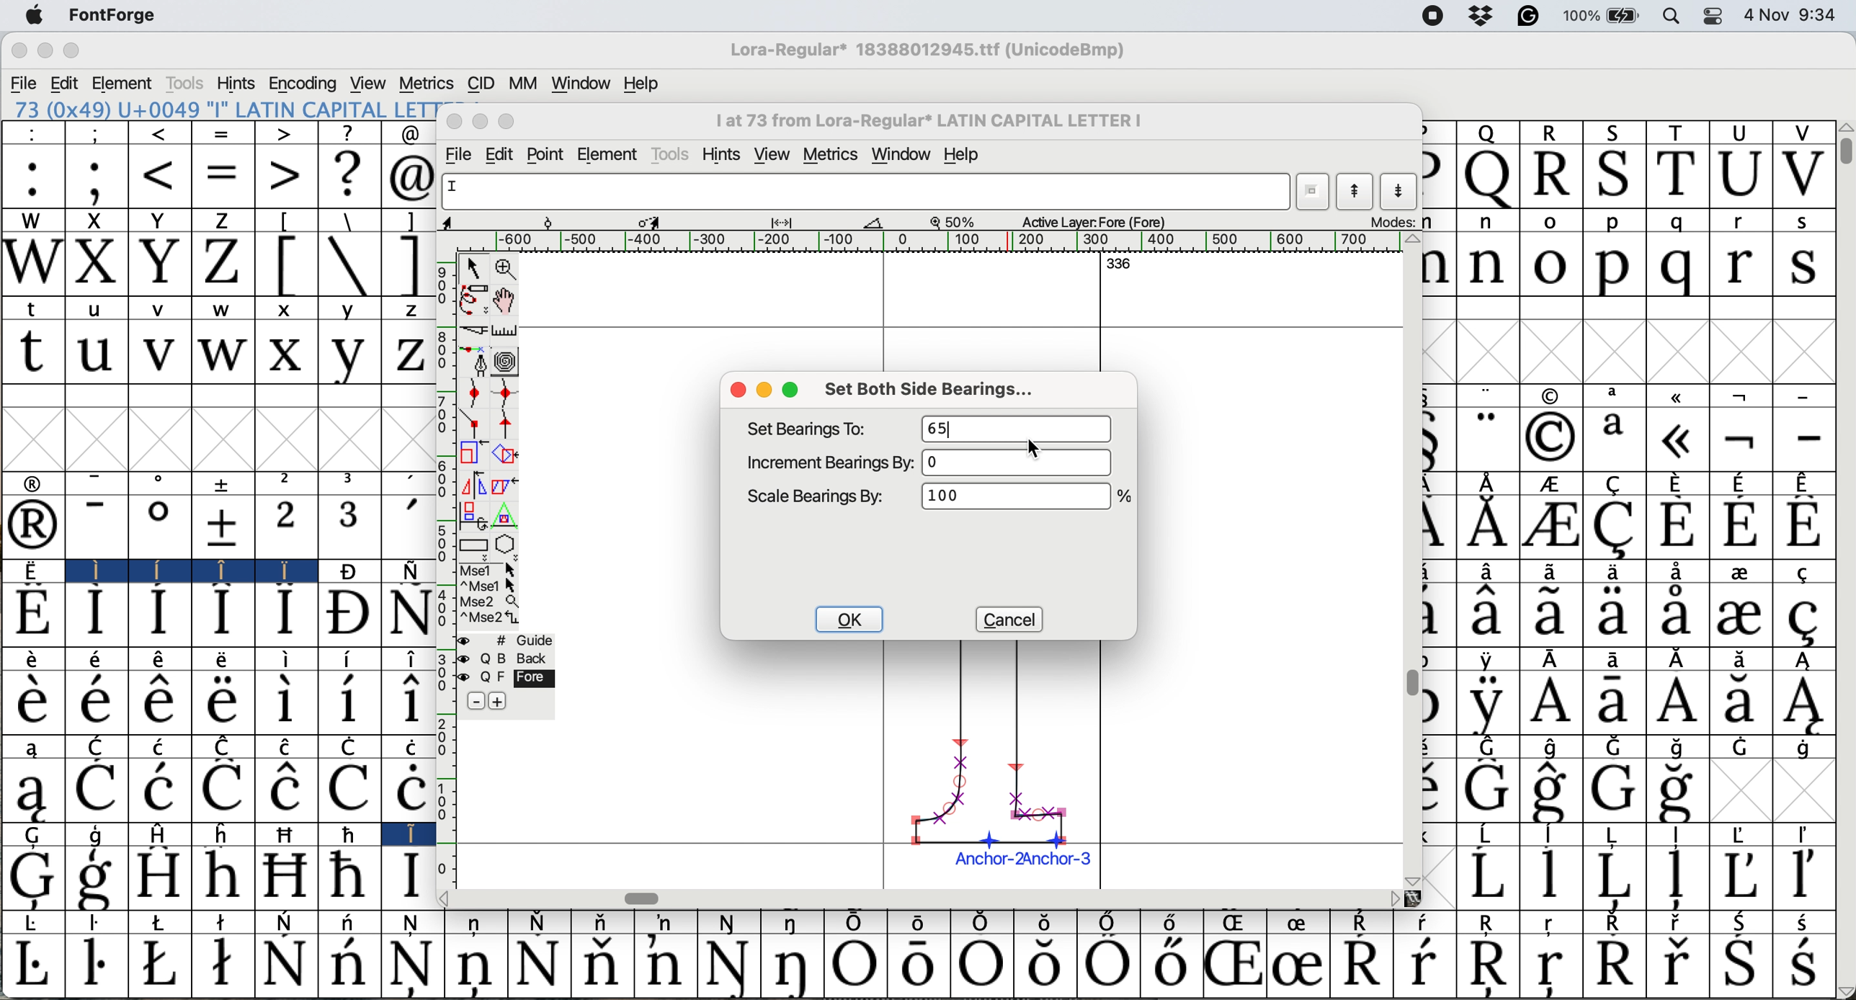 The image size is (1856, 1000). Describe the element at coordinates (488, 586) in the screenshot. I see `^ Mse 1` at that location.